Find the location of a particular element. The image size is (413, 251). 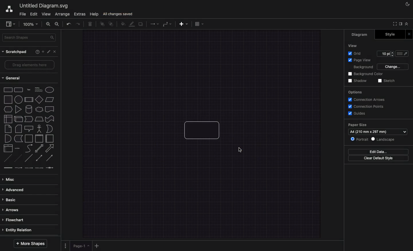

Fill is located at coordinates (404, 54).